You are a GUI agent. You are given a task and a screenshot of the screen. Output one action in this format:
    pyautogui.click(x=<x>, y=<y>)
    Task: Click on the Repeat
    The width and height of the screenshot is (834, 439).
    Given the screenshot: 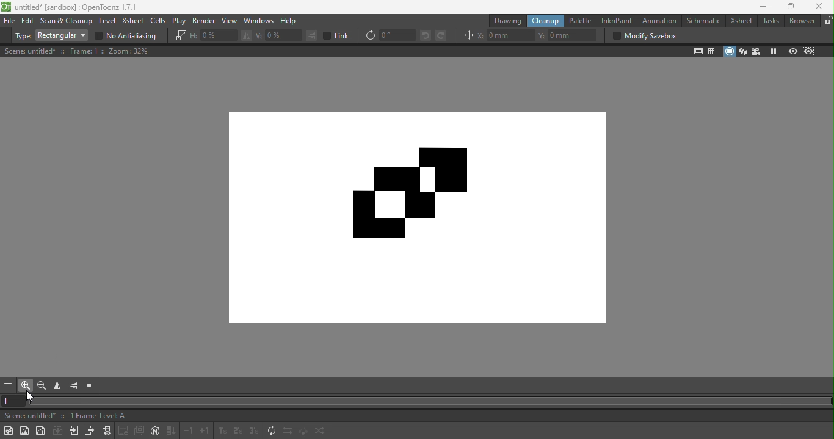 What is the action you would take?
    pyautogui.click(x=270, y=431)
    